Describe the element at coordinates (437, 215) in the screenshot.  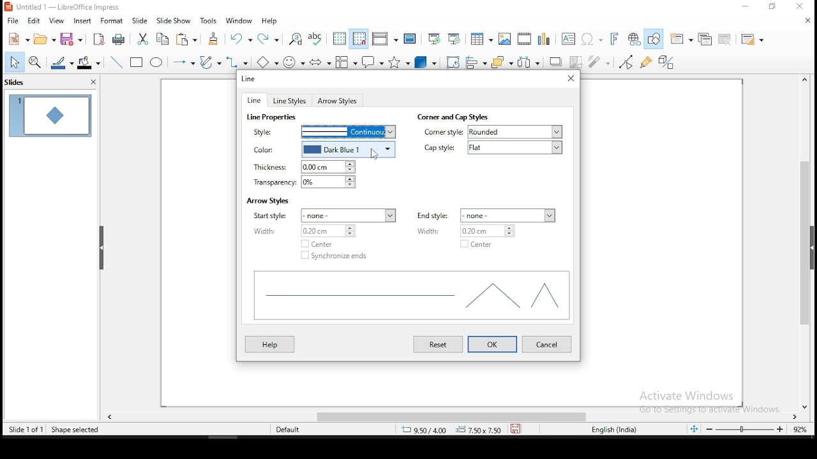
I see `end style` at that location.